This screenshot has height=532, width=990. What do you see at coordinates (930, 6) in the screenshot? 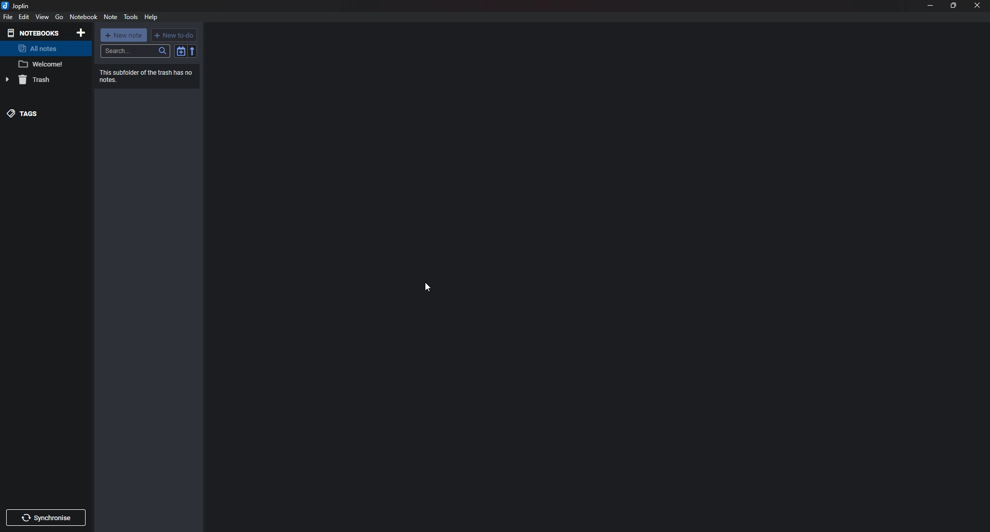
I see `minimize` at bounding box center [930, 6].